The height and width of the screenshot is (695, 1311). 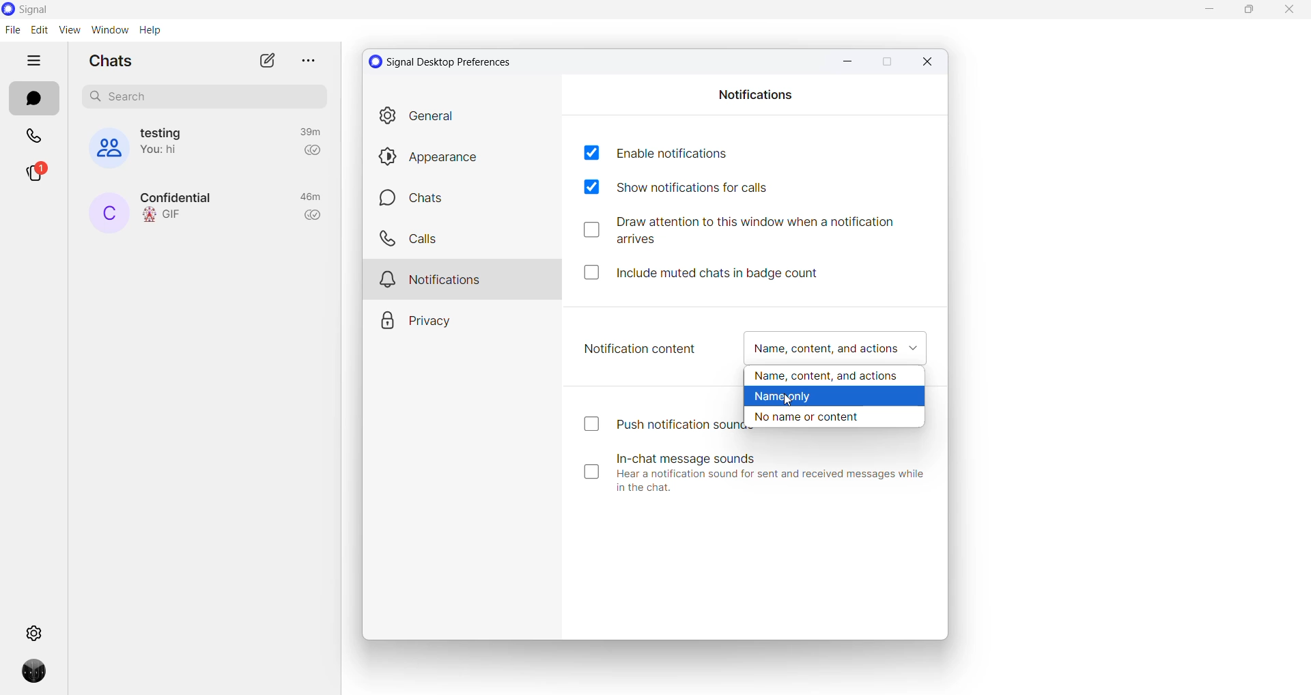 What do you see at coordinates (29, 676) in the screenshot?
I see `Profile` at bounding box center [29, 676].